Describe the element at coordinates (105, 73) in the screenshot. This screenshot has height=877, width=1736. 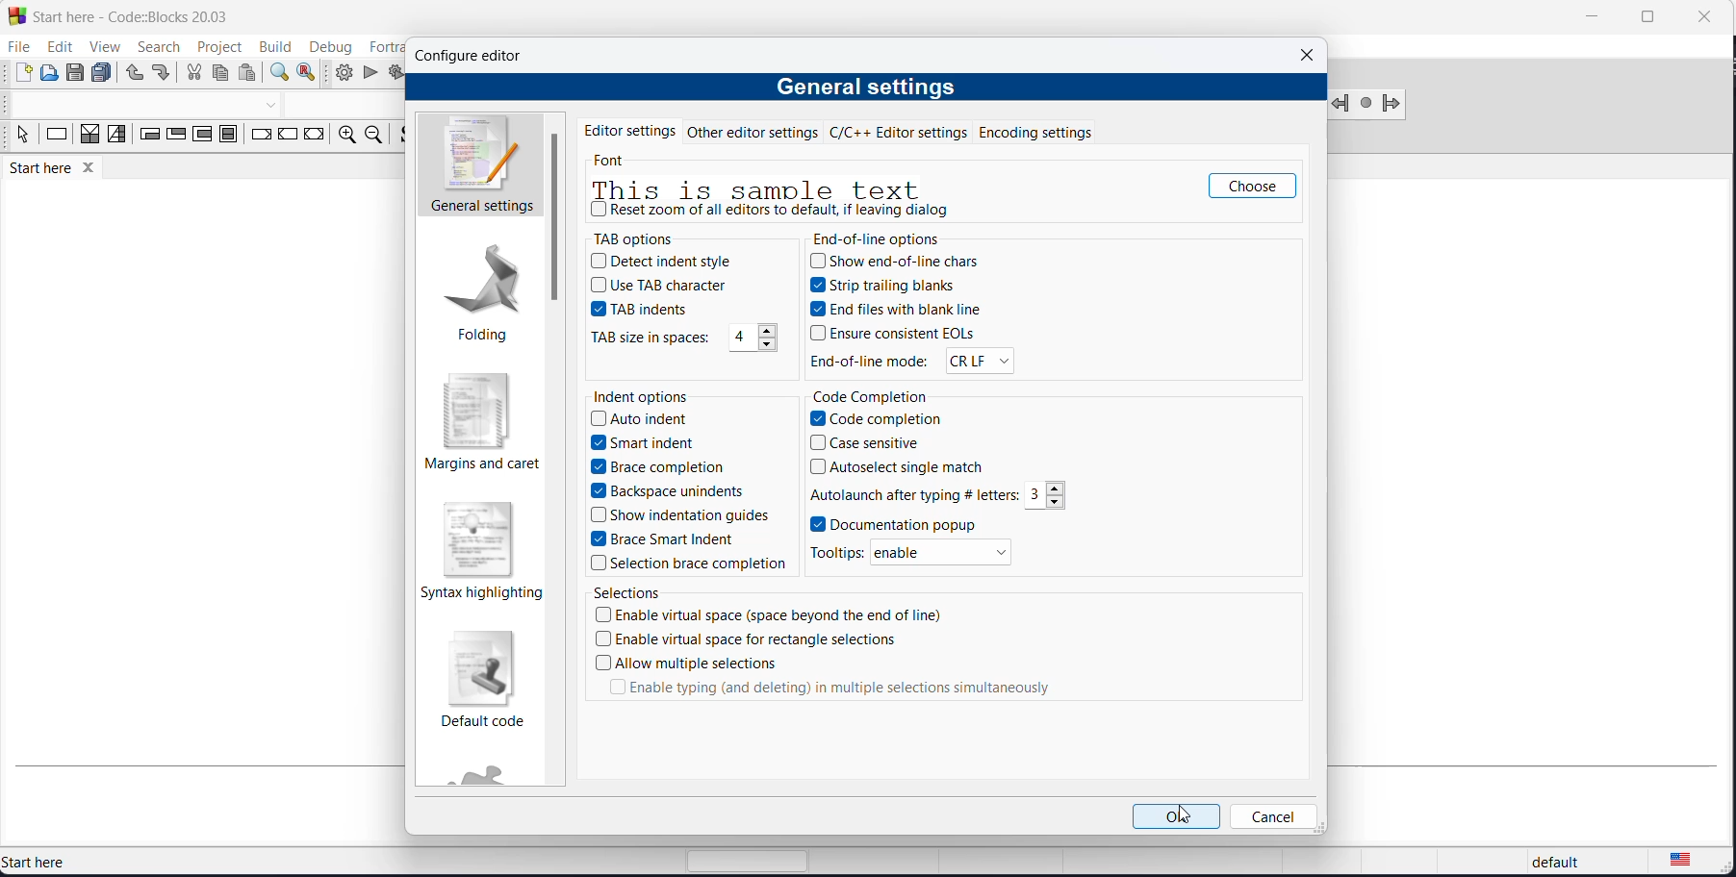
I see `save all` at that location.